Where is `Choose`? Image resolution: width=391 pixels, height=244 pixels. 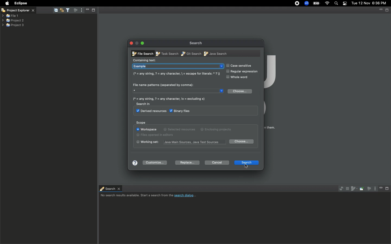 Choose is located at coordinates (241, 92).